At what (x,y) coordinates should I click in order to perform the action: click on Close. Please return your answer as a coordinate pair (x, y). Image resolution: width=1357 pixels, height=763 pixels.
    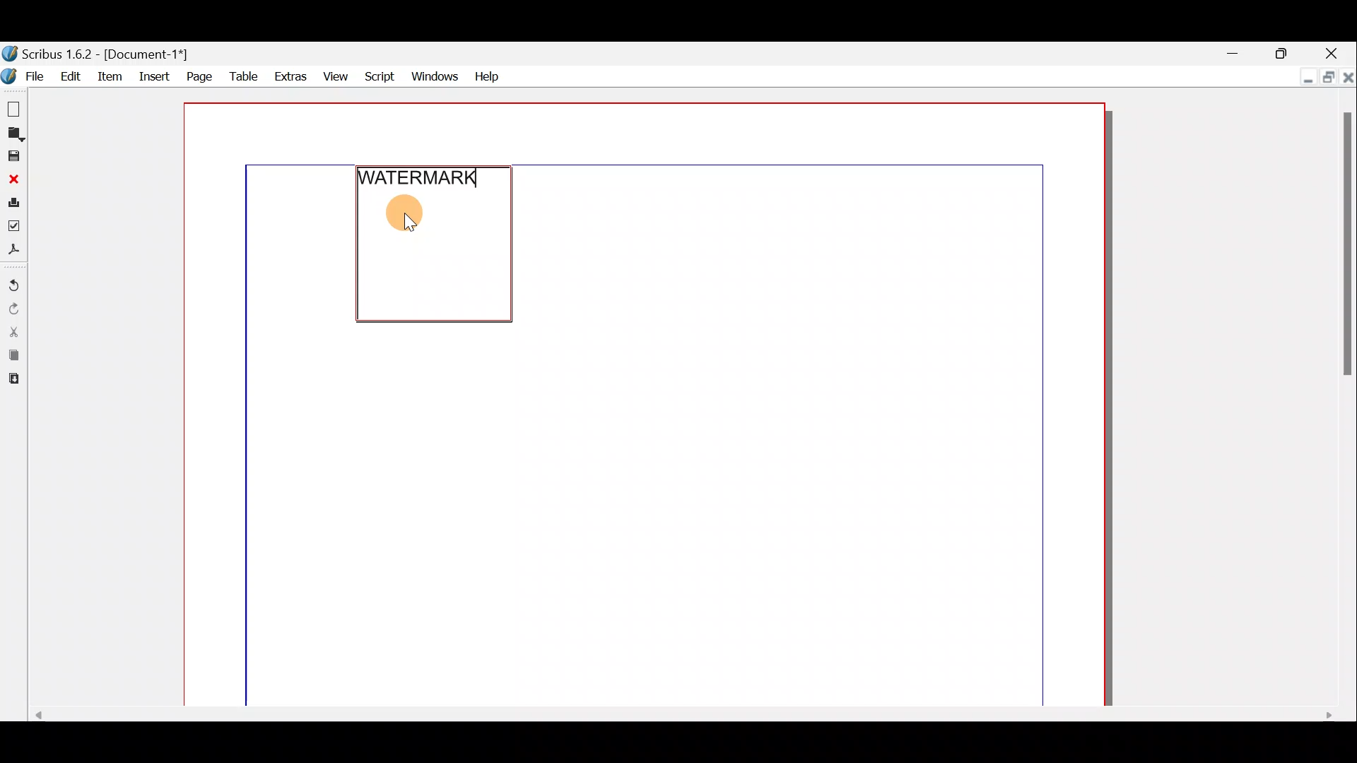
    Looking at the image, I should click on (1335, 51).